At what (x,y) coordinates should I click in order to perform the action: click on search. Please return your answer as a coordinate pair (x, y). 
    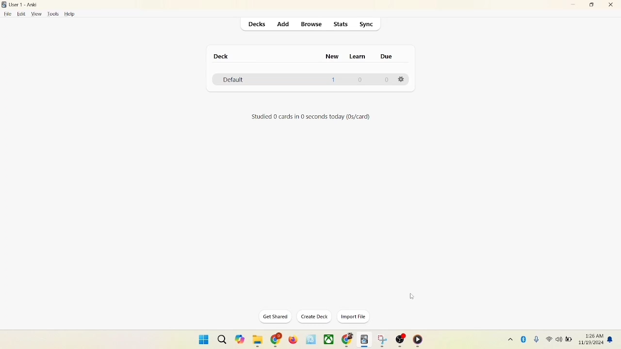
    Looking at the image, I should click on (221, 337).